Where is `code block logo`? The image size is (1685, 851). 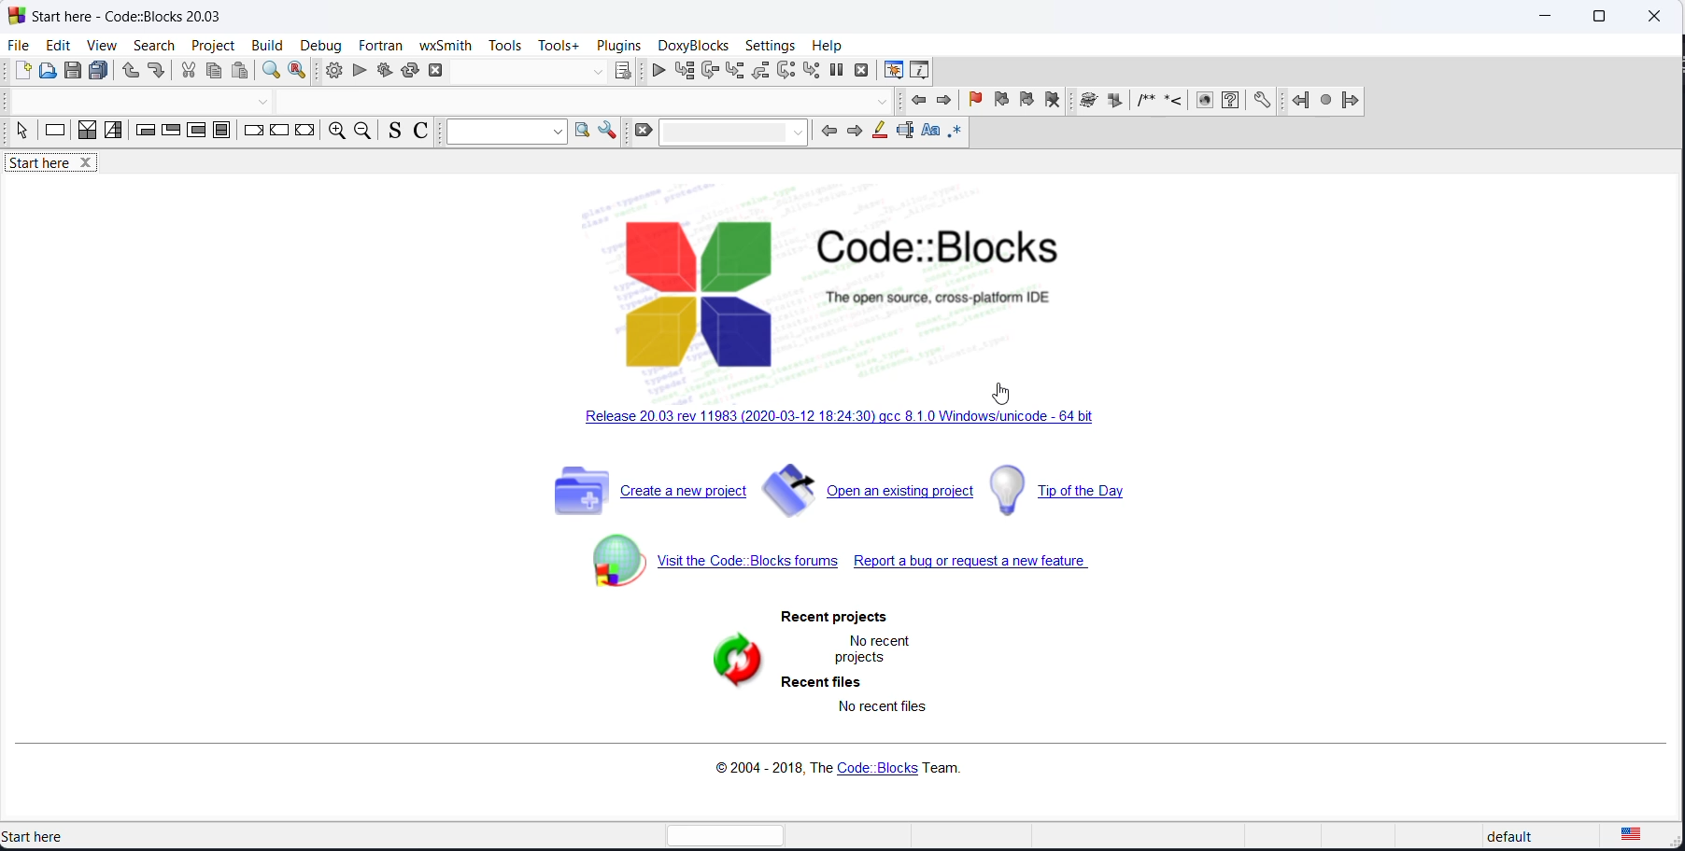 code block logo is located at coordinates (838, 296).